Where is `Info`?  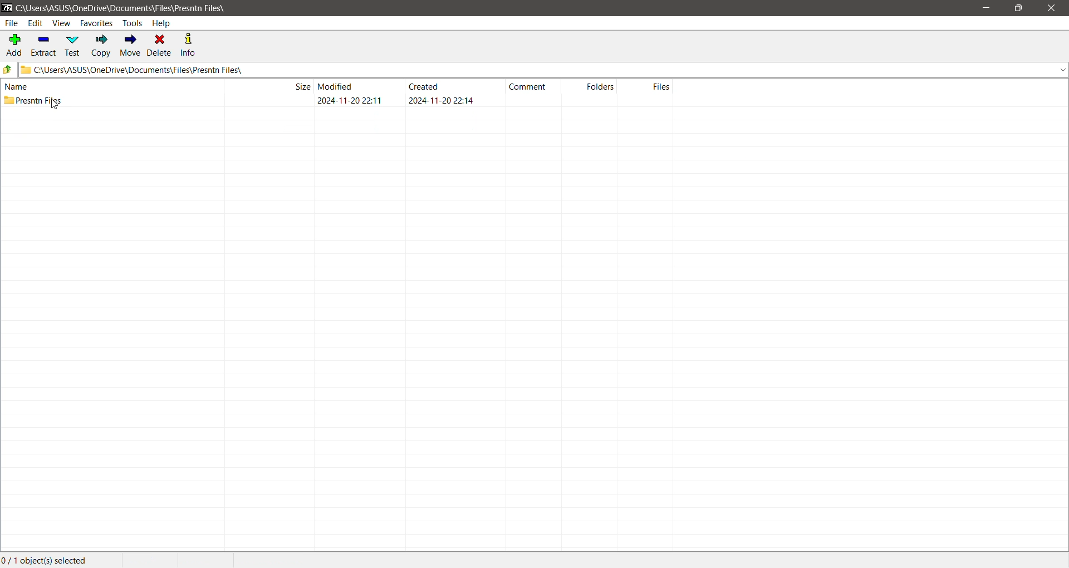
Info is located at coordinates (189, 45).